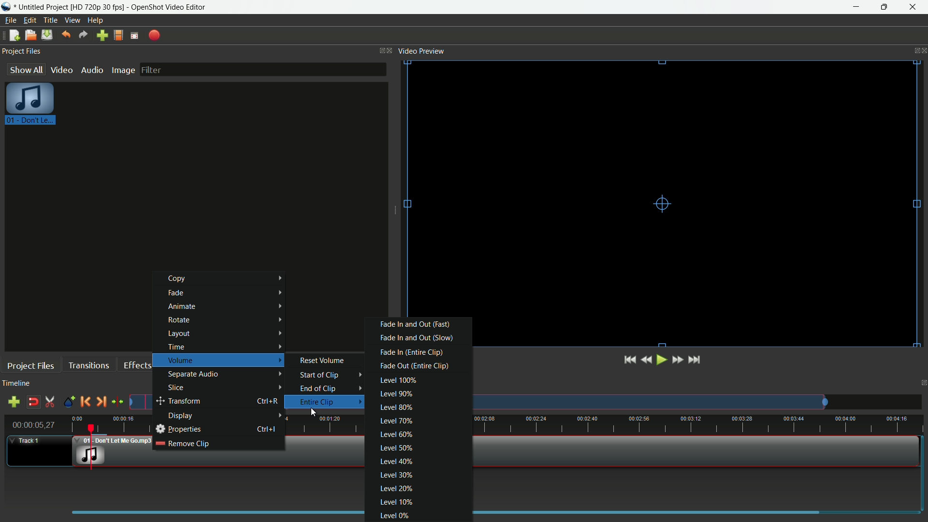 The image size is (928, 522). I want to click on copy, so click(229, 278).